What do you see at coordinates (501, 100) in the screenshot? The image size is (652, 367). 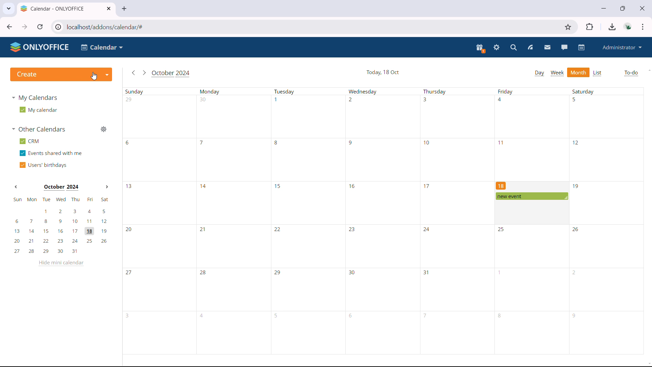 I see `4` at bounding box center [501, 100].